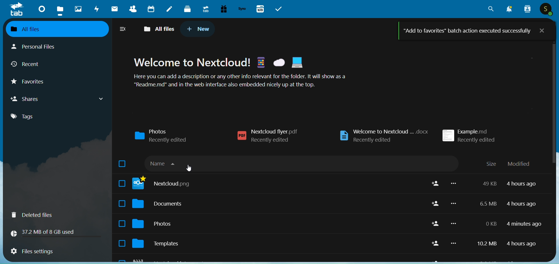 This screenshot has height=264, width=559. Describe the element at coordinates (519, 164) in the screenshot. I see `modified` at that location.